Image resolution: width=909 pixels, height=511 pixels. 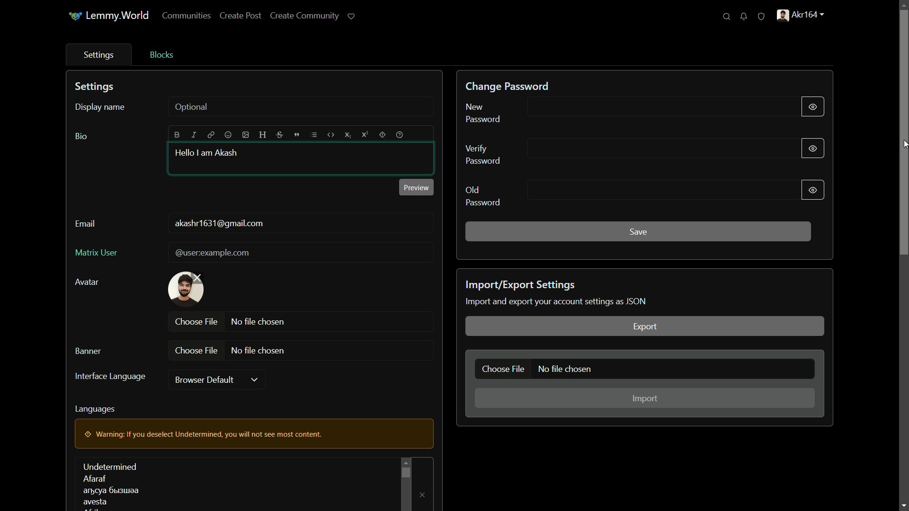 I want to click on bold, so click(x=178, y=135).